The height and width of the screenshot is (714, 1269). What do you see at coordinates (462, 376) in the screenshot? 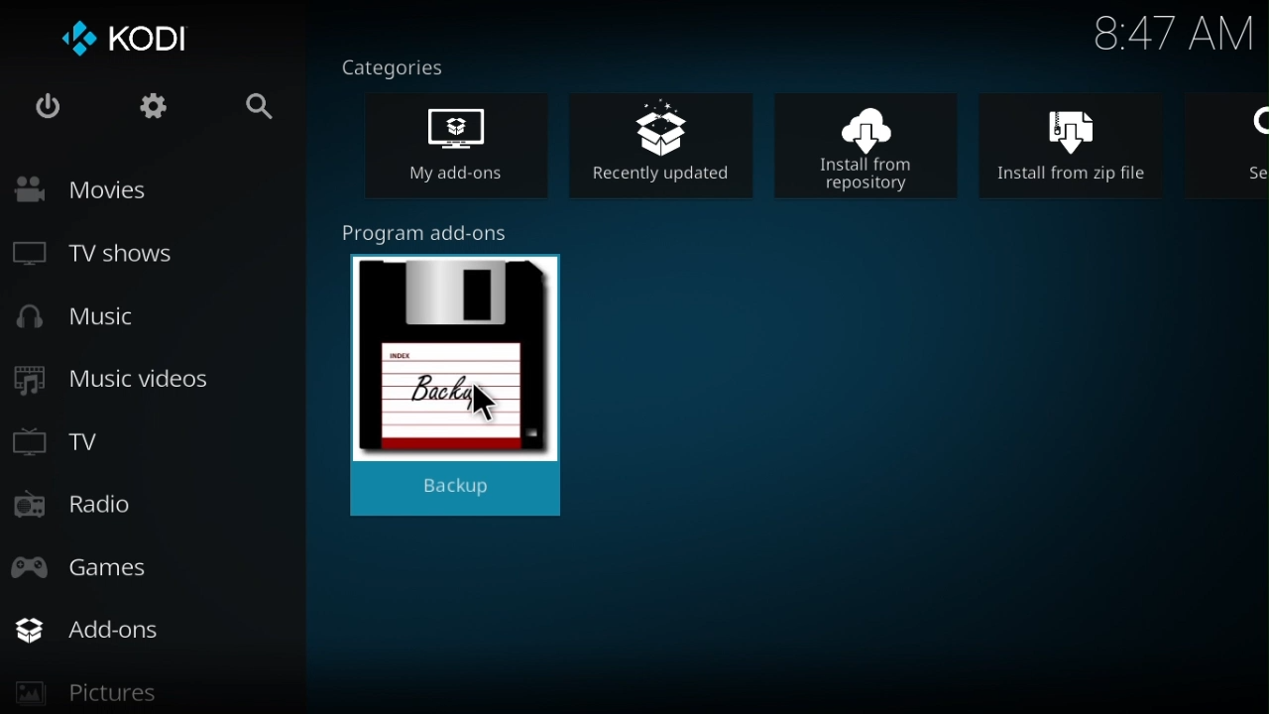
I see `backup add-on` at bounding box center [462, 376].